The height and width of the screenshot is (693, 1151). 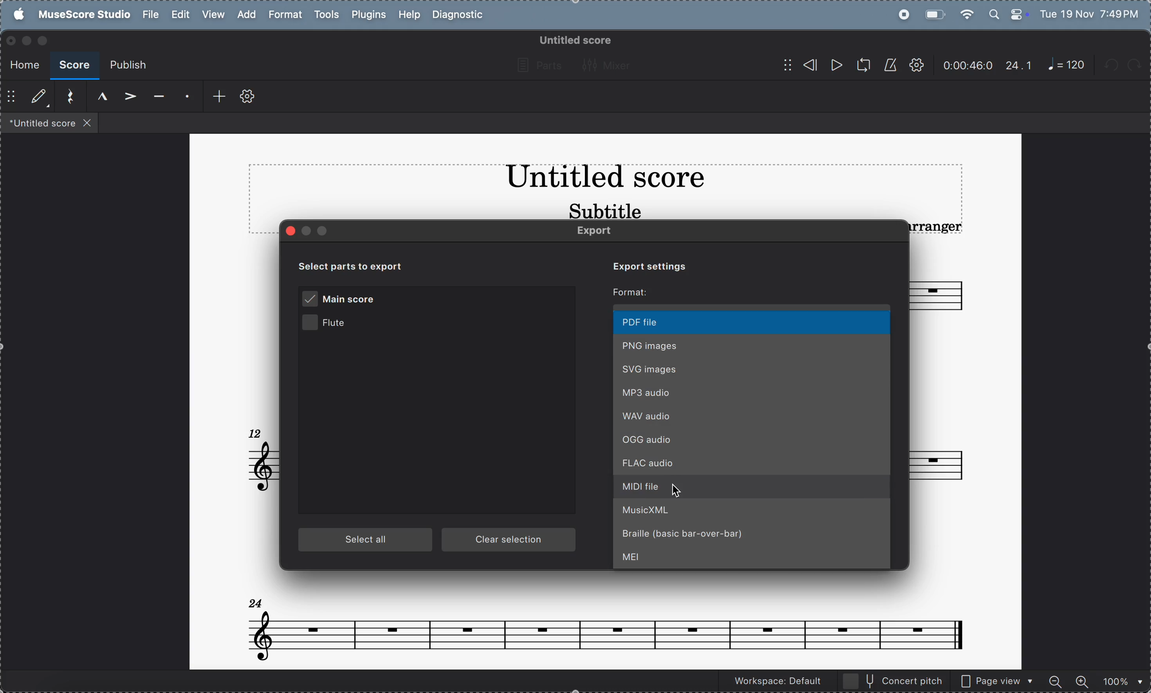 What do you see at coordinates (1081, 680) in the screenshot?
I see `zoom in` at bounding box center [1081, 680].